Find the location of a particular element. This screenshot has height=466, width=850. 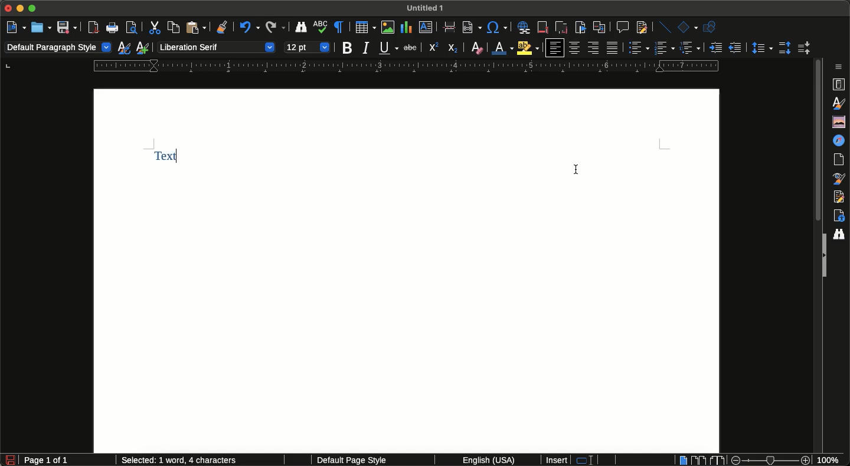

Select outline format is located at coordinates (690, 48).